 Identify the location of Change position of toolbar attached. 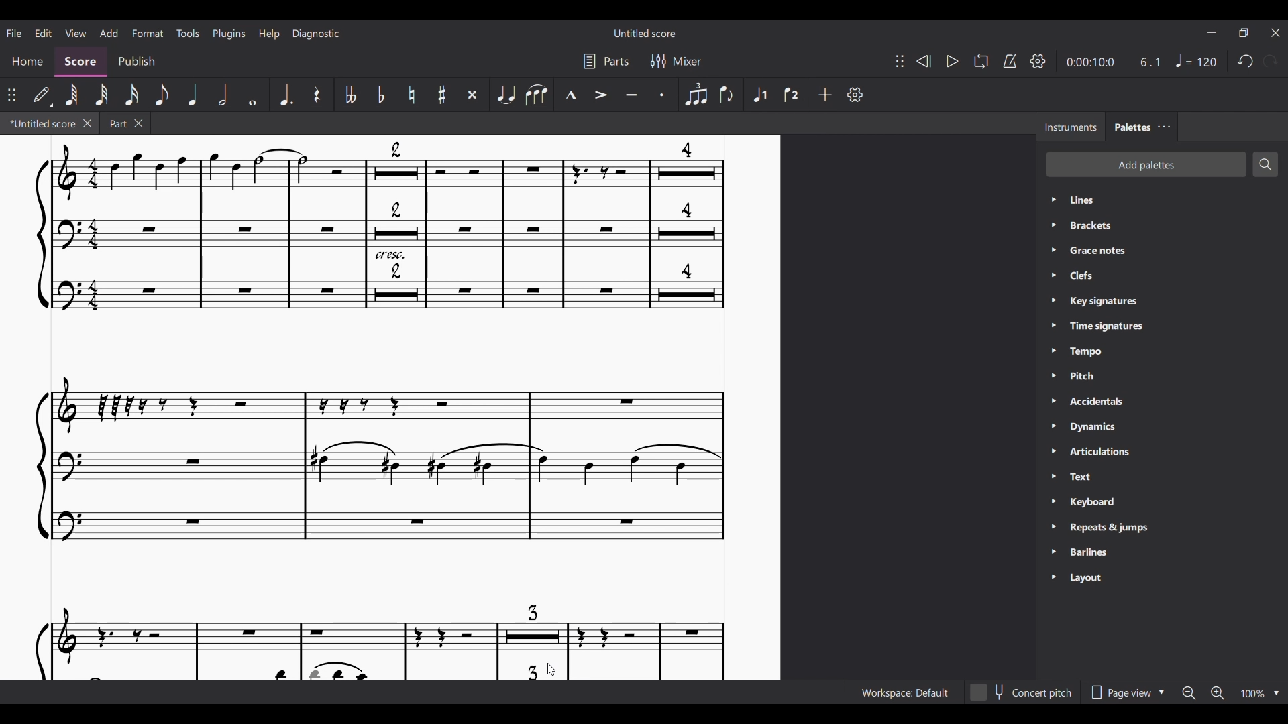
(900, 61).